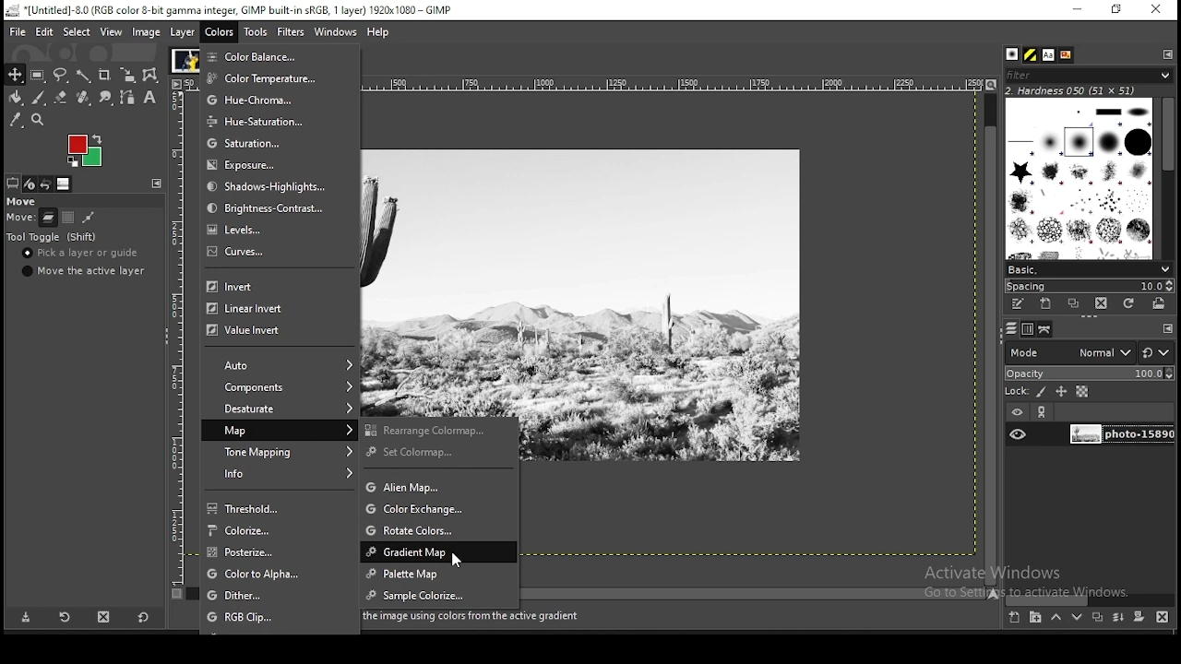 This screenshot has width=1181, height=664. I want to click on , so click(482, 617).